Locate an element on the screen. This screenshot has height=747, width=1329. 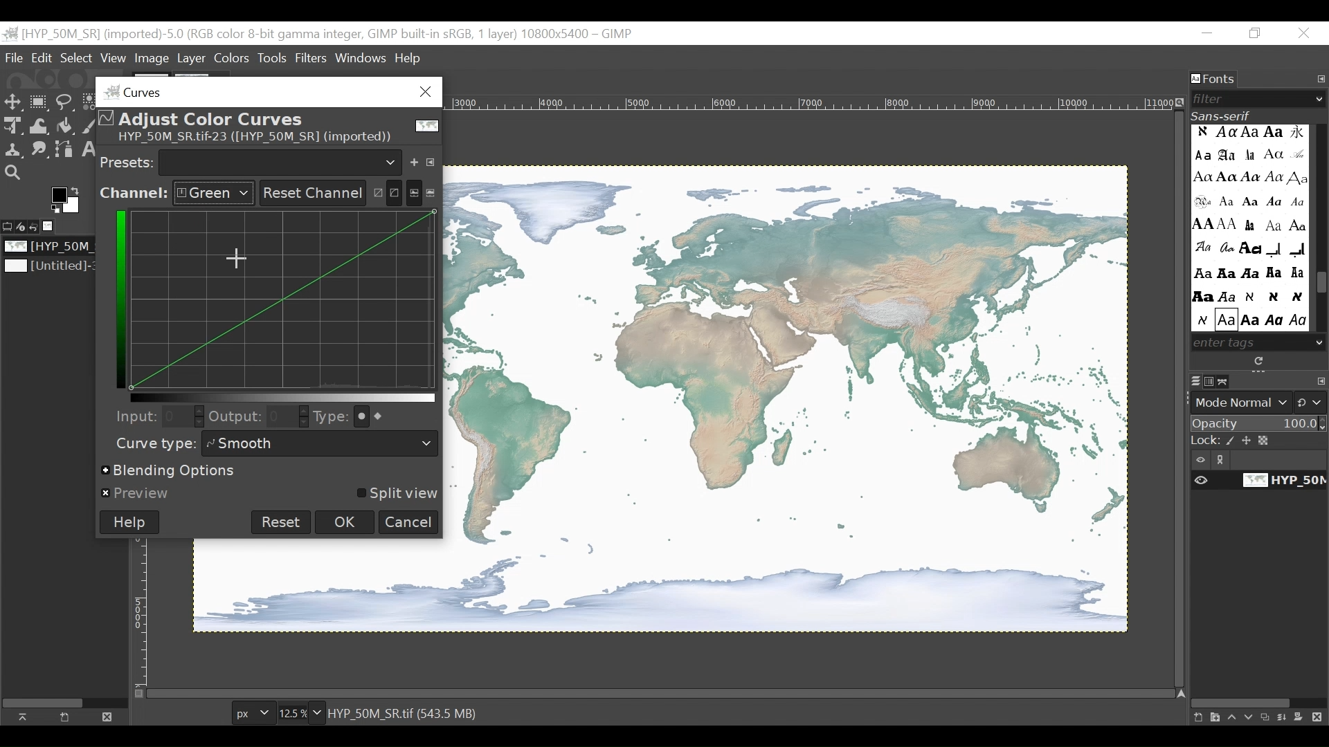
Zoom Factor is located at coordinates (296, 713).